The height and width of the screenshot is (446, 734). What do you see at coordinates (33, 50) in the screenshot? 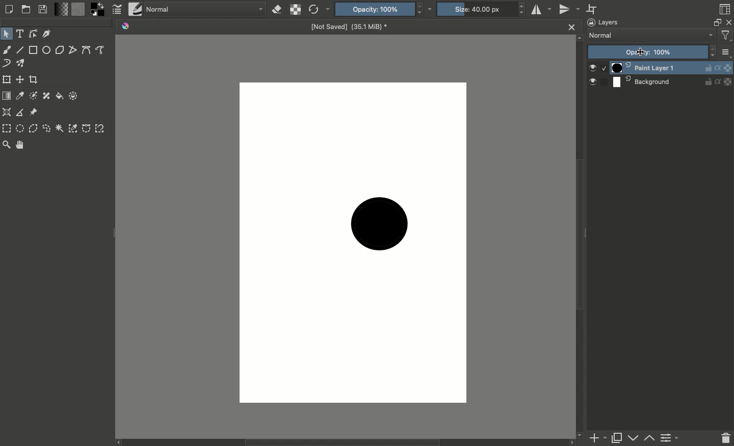
I see `Rectangle` at bounding box center [33, 50].